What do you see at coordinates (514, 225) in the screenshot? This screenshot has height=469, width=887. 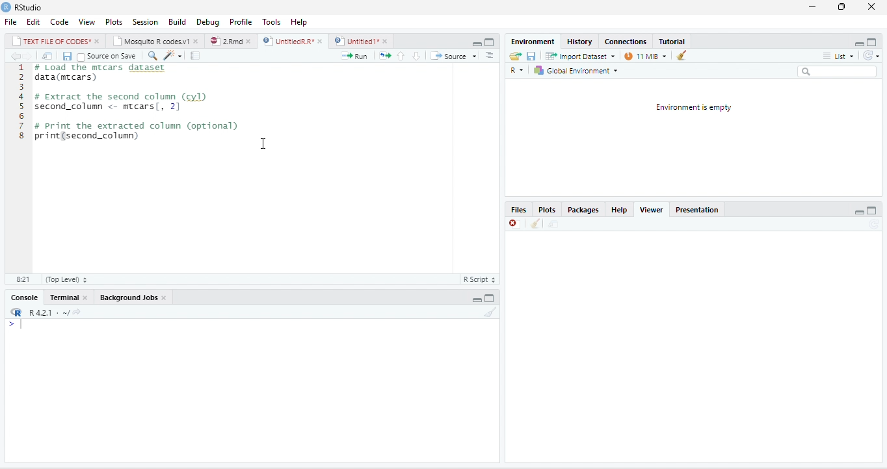 I see `close` at bounding box center [514, 225].